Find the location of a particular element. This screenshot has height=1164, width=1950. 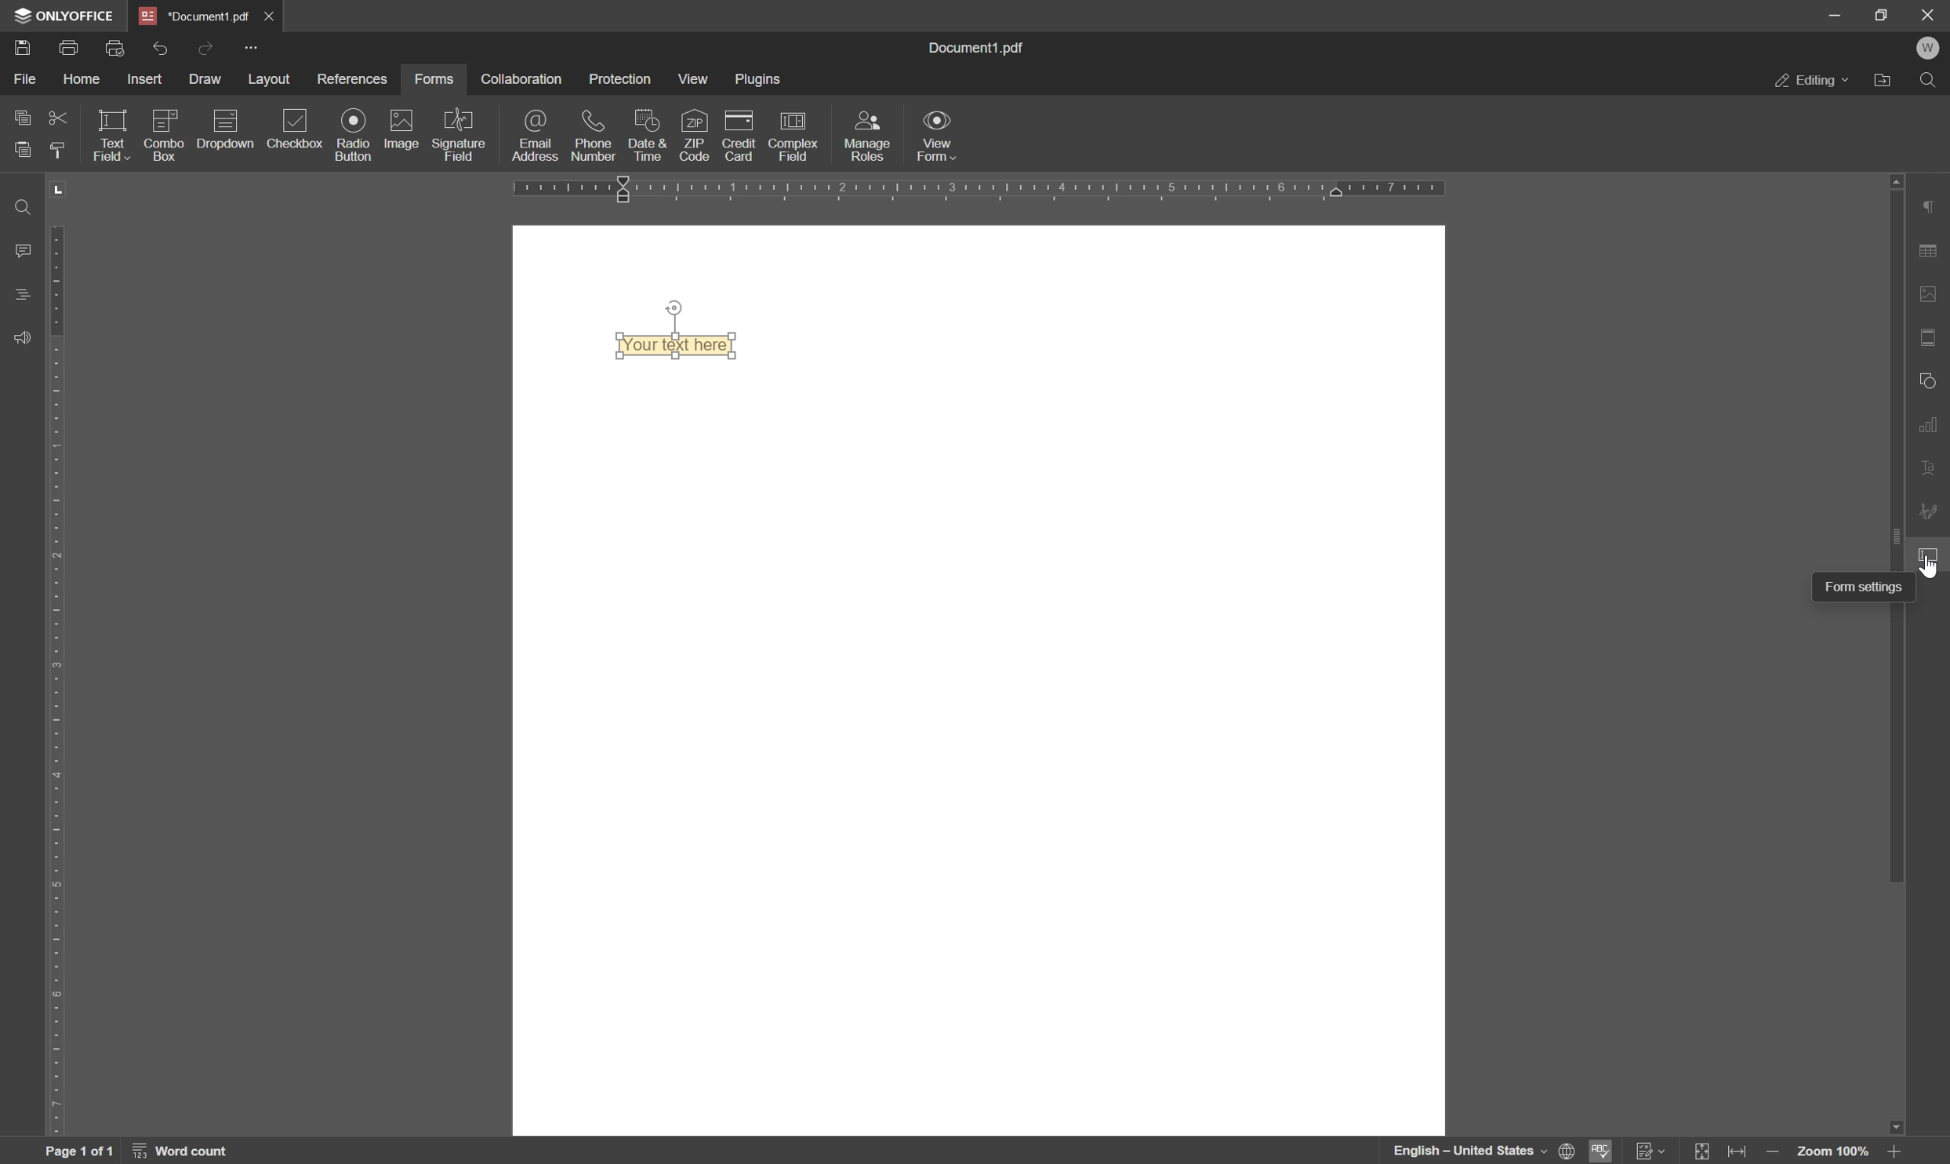

undo is located at coordinates (162, 47).